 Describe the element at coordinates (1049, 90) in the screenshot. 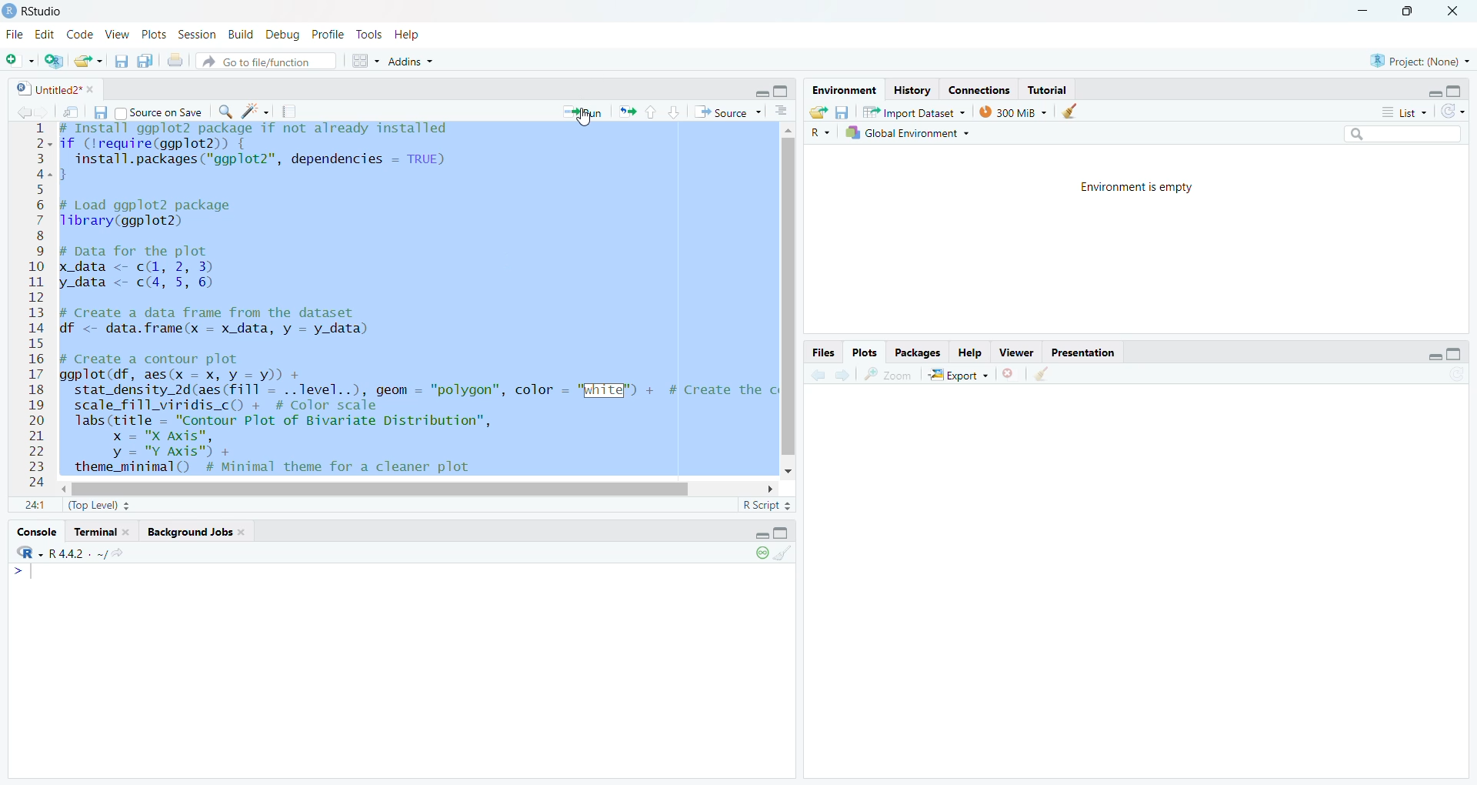

I see `Tutorial` at that location.